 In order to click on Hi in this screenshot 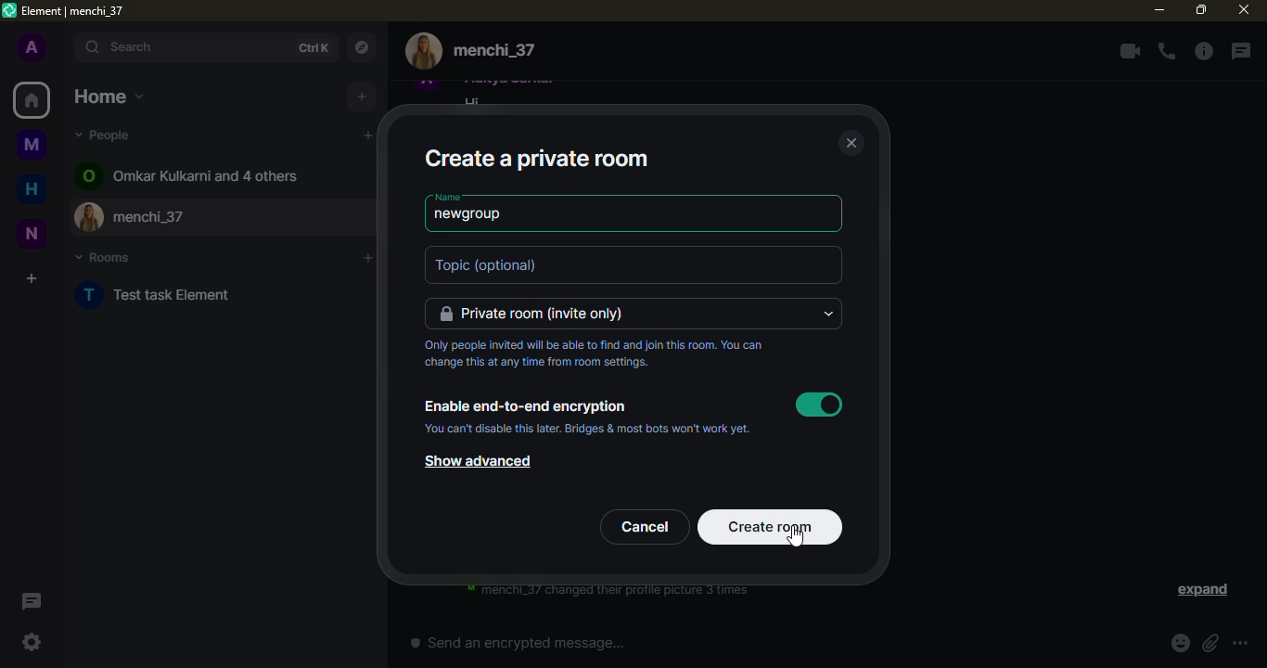, I will do `click(472, 100)`.